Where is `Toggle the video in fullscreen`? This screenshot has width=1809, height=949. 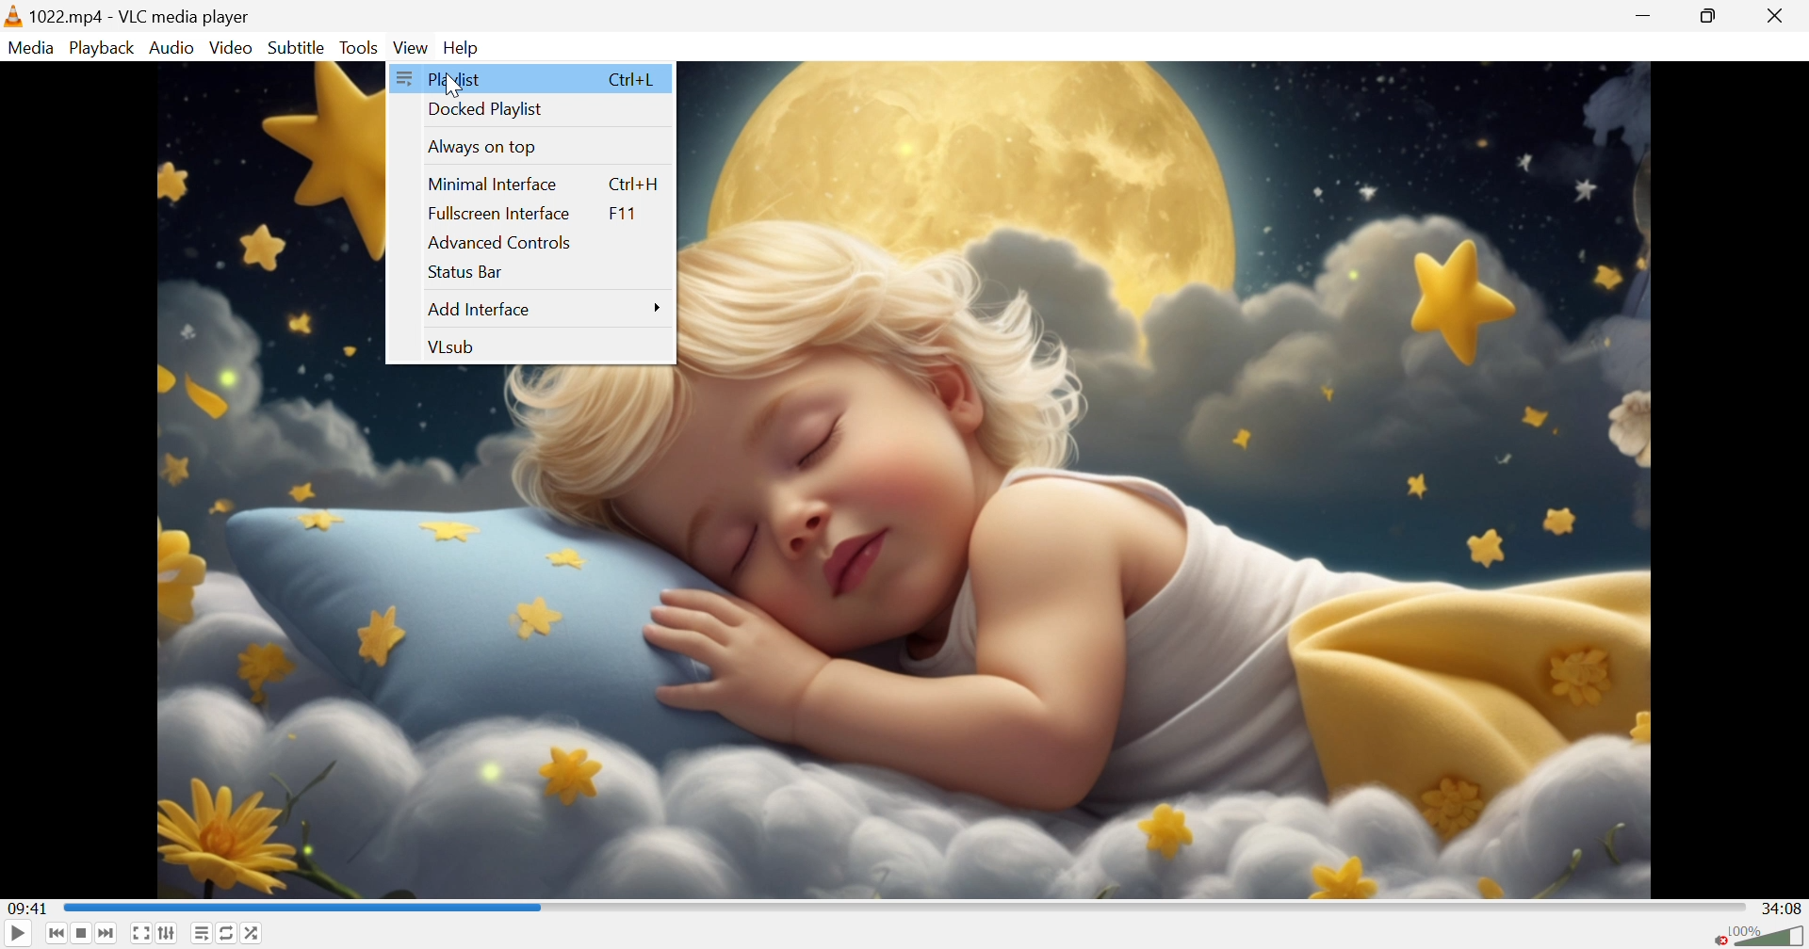 Toggle the video in fullscreen is located at coordinates (139, 935).